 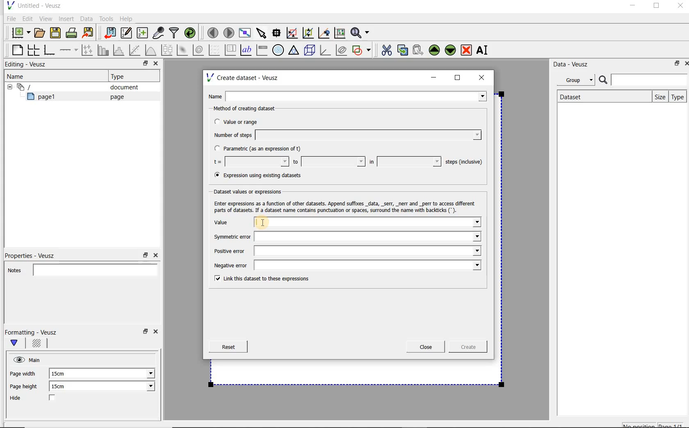 What do you see at coordinates (183, 50) in the screenshot?
I see `plot a 2d dataset as an image` at bounding box center [183, 50].